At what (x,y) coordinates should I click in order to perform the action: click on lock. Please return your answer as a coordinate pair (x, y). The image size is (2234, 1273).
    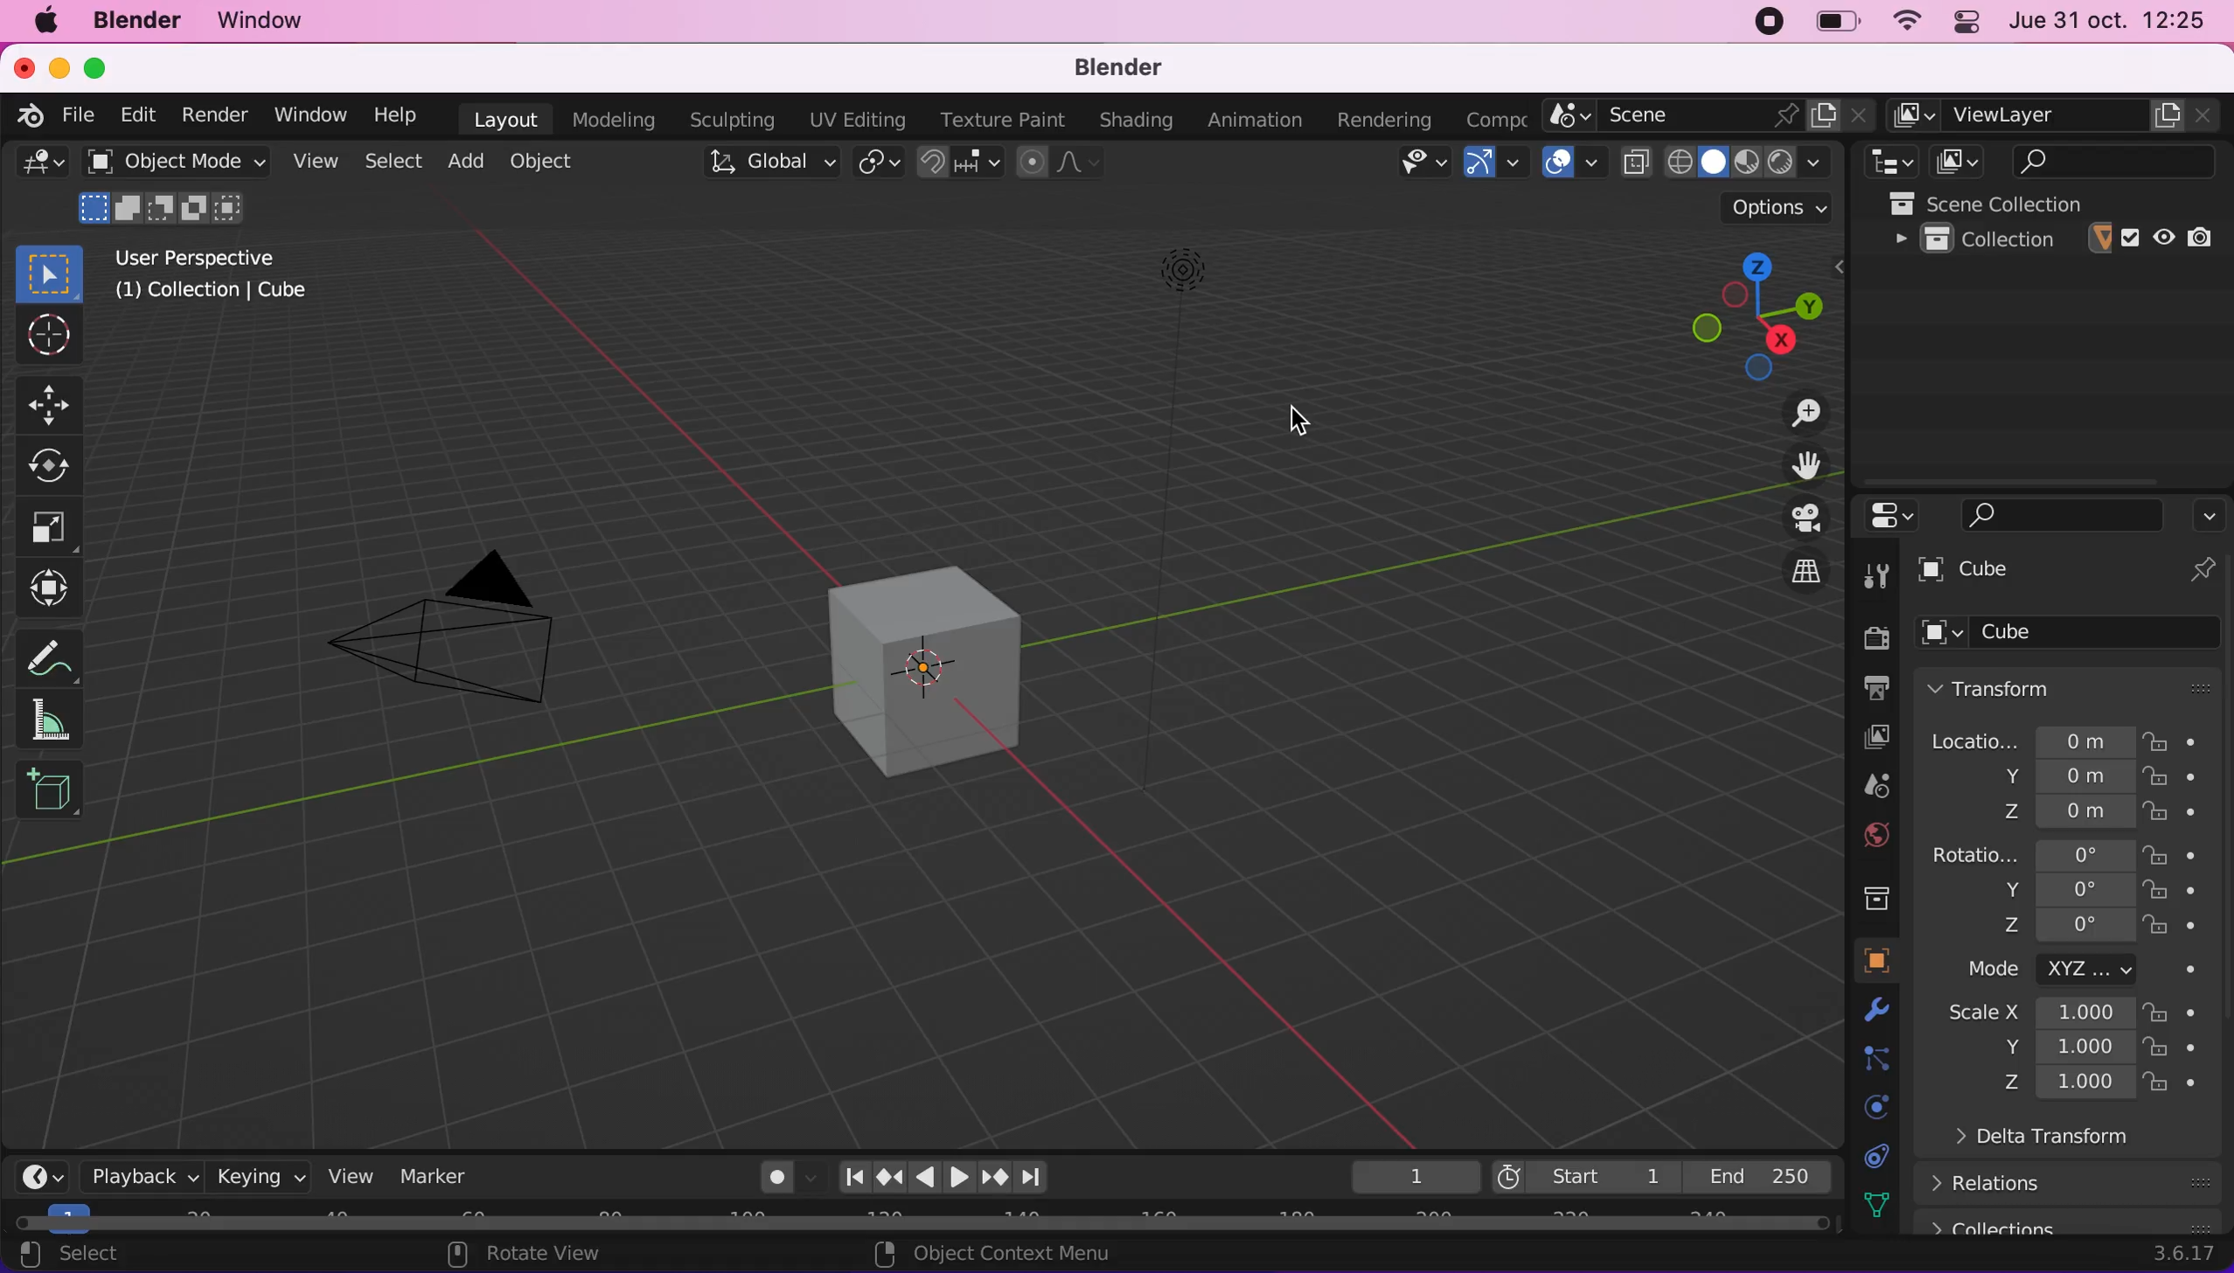
    Looking at the image, I should click on (2189, 1084).